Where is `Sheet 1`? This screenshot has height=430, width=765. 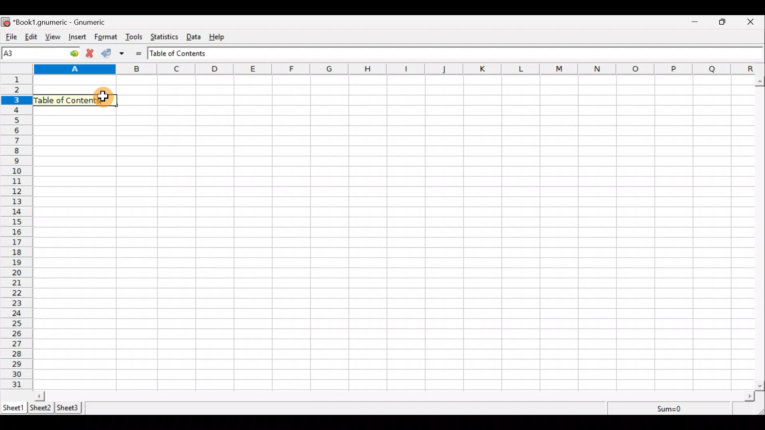 Sheet 1 is located at coordinates (14, 407).